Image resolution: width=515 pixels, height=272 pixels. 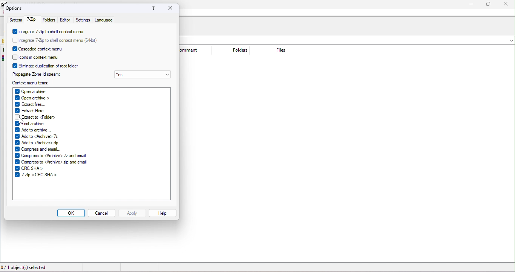 I want to click on add to archive, so click(x=33, y=130).